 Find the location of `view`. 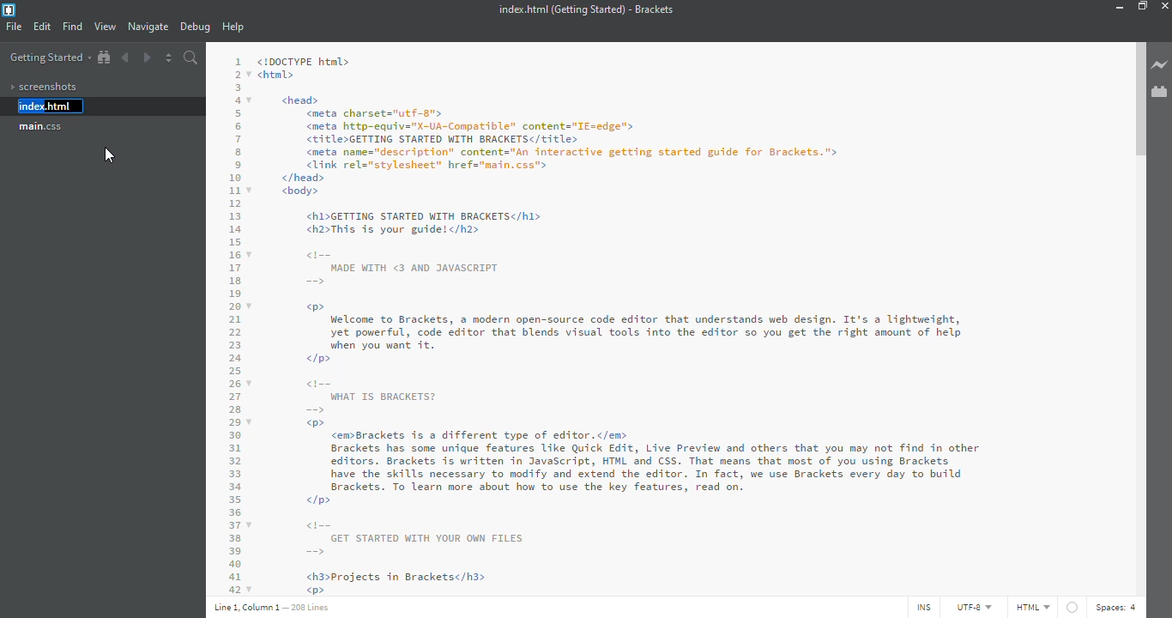

view is located at coordinates (105, 27).